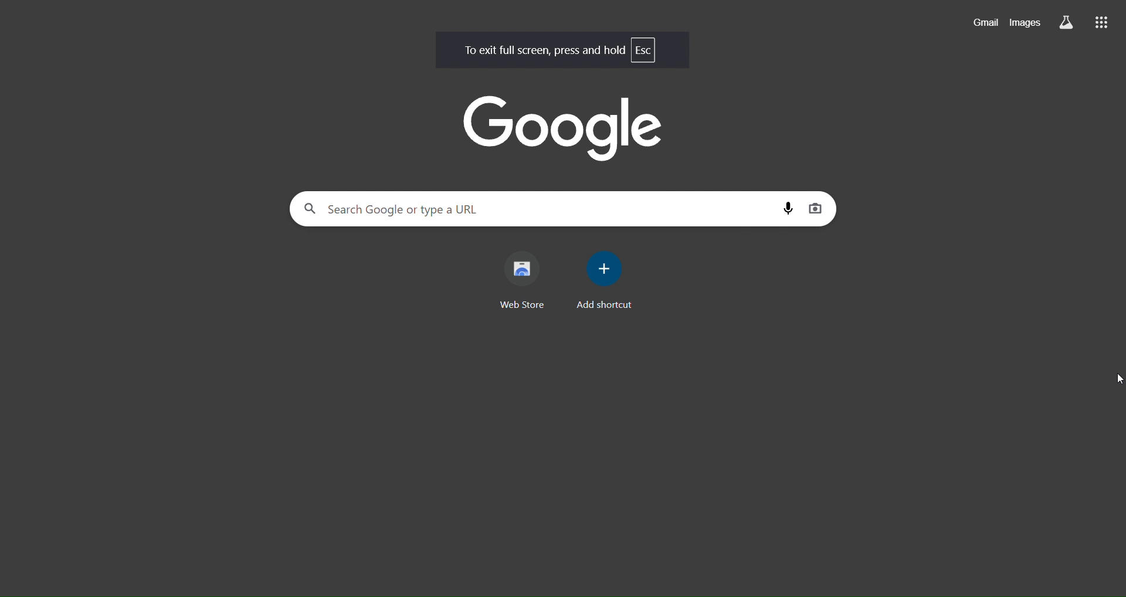  Describe the element at coordinates (527, 281) in the screenshot. I see `webstore` at that location.